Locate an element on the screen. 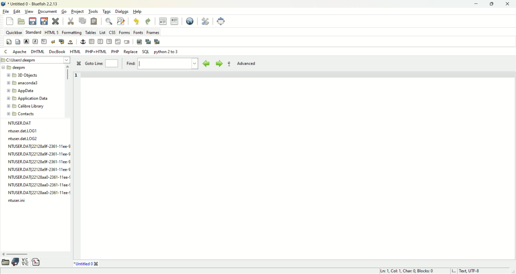  horizontal scroll bar is located at coordinates (17, 254).